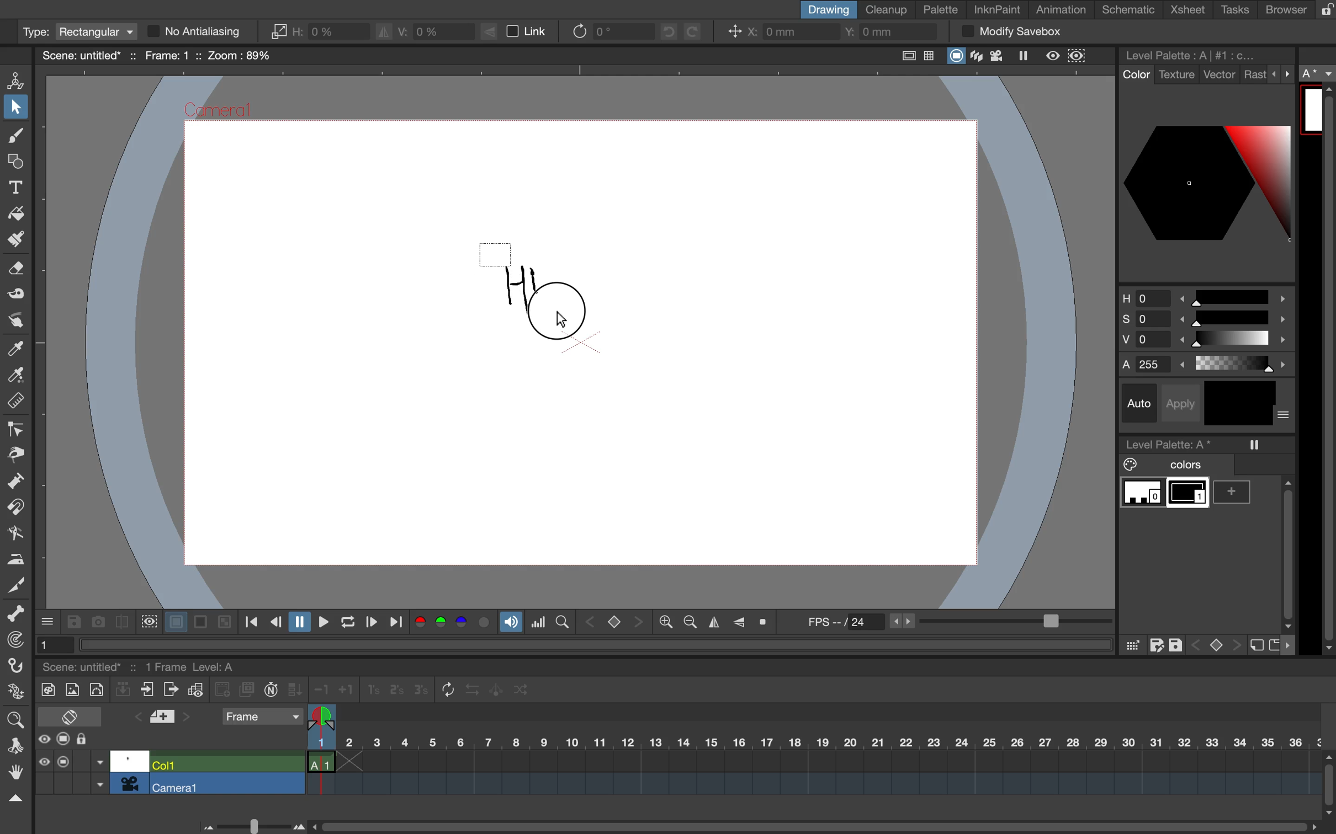  What do you see at coordinates (77, 32) in the screenshot?
I see `type rectangular` at bounding box center [77, 32].